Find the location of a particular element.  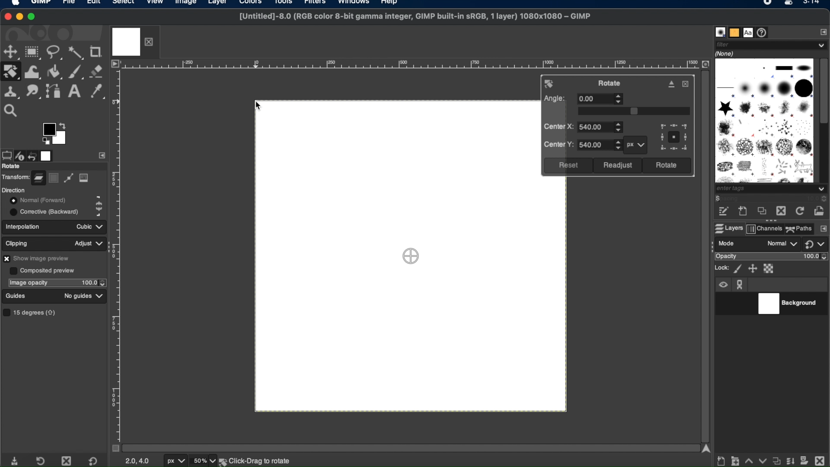

colors is located at coordinates (252, 5).